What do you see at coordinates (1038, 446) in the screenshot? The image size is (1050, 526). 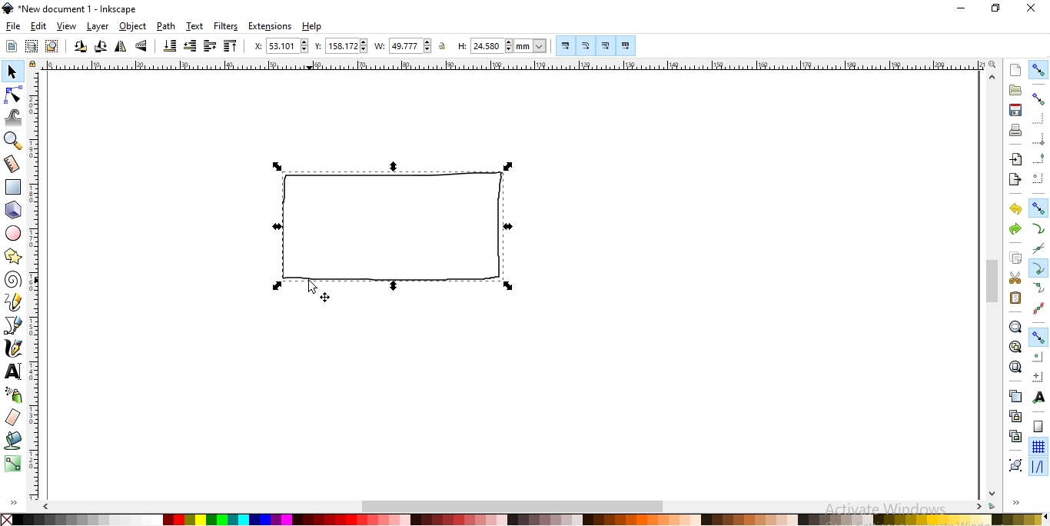 I see `snap to grids` at bounding box center [1038, 446].